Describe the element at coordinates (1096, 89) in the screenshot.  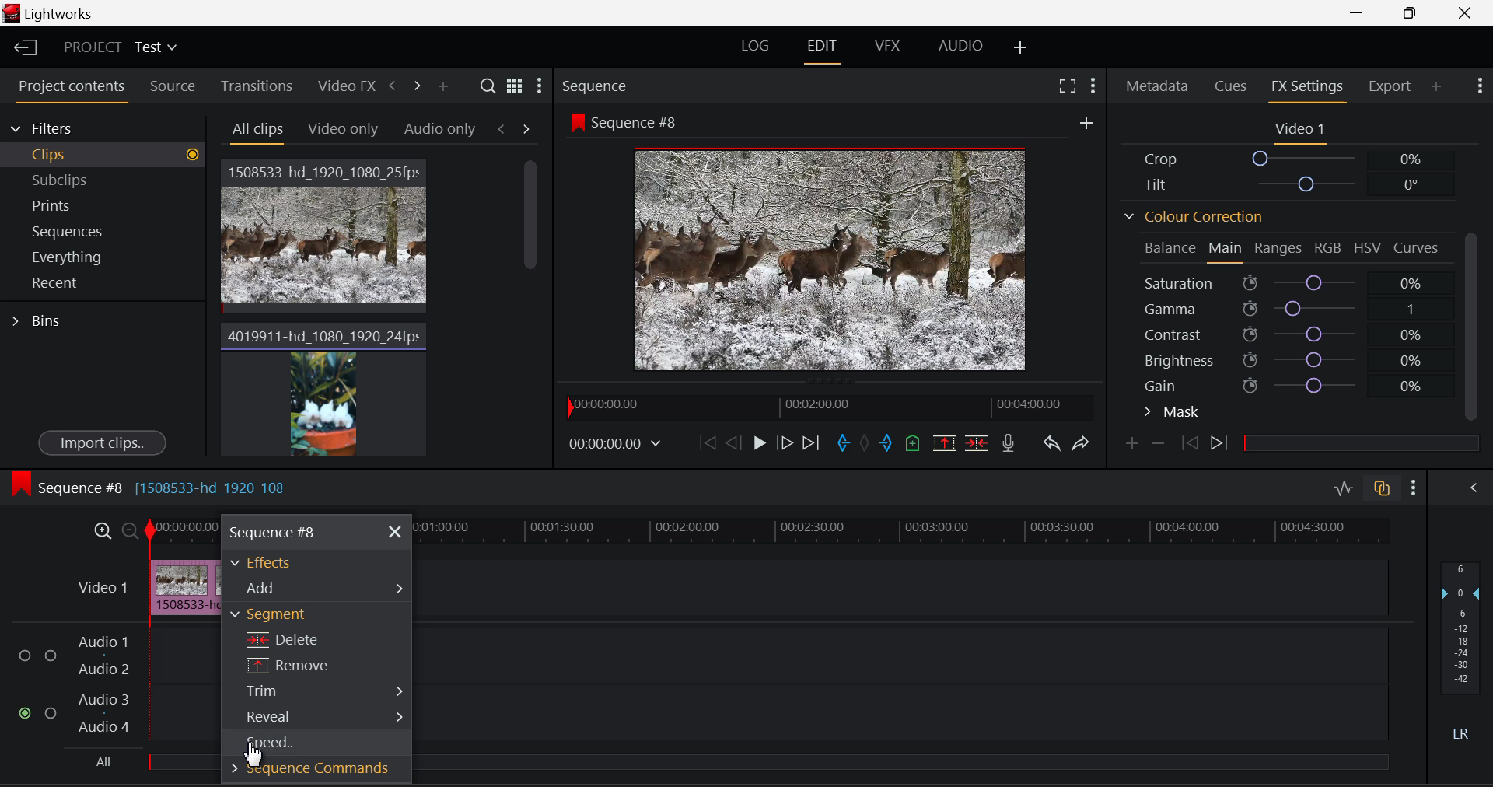
I see `Show Settings Menu` at that location.